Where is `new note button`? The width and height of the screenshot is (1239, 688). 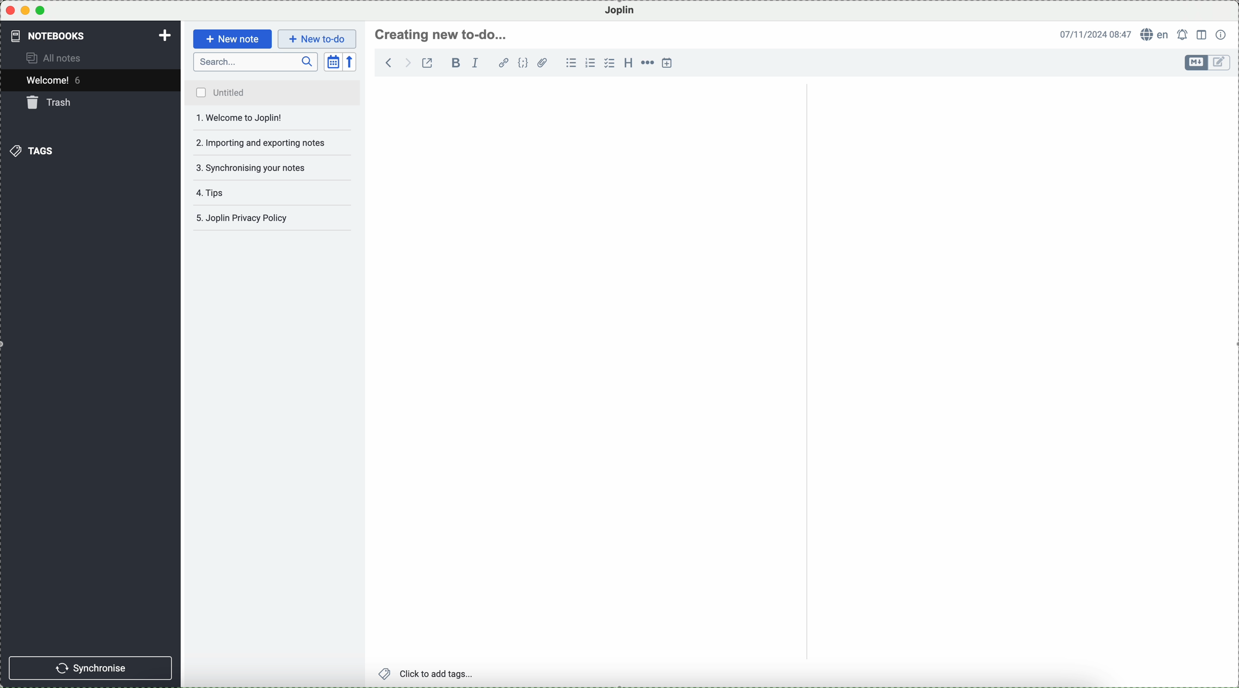
new note button is located at coordinates (233, 39).